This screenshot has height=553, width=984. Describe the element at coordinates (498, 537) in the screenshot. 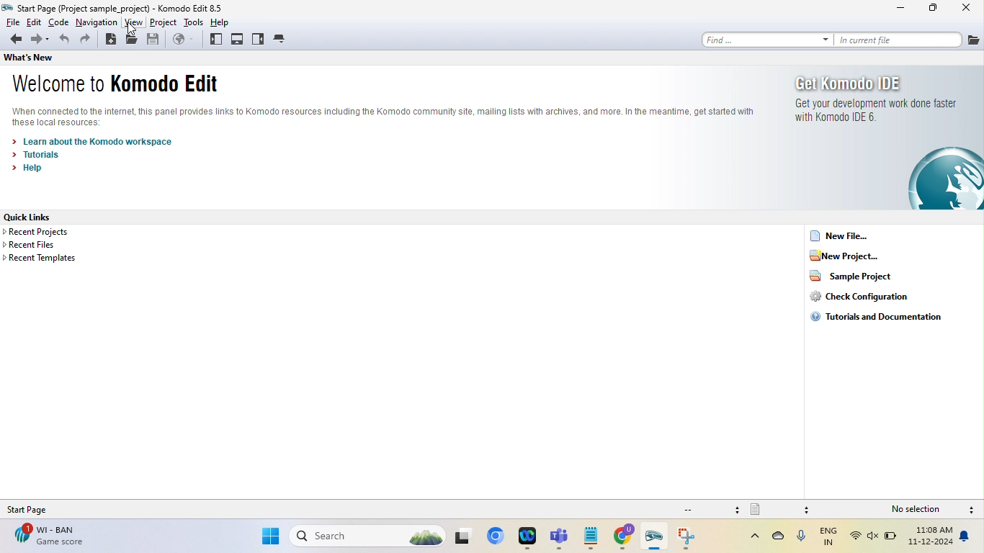

I see `apps on taskbar` at that location.